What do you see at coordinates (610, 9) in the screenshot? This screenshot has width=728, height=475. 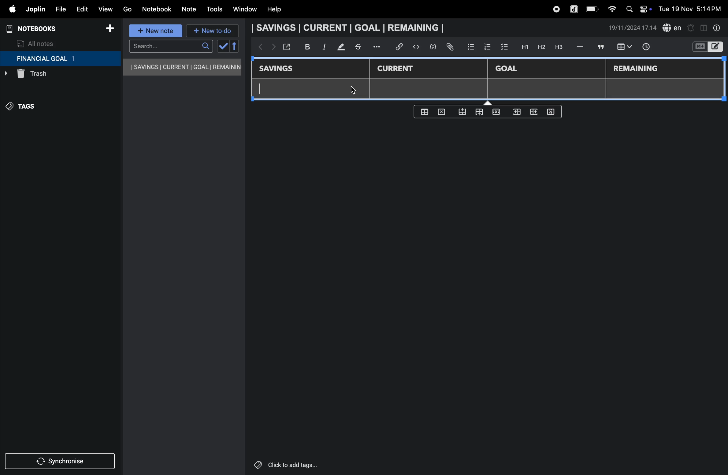 I see `wifi` at bounding box center [610, 9].